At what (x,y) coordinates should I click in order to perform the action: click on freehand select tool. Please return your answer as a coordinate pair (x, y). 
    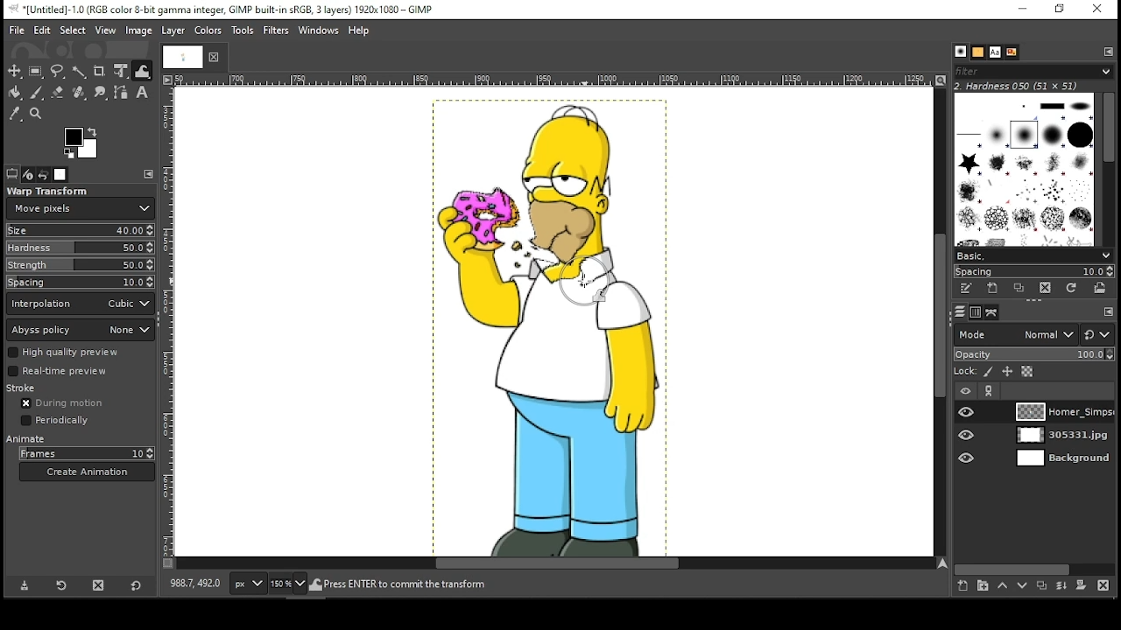
    Looking at the image, I should click on (57, 71).